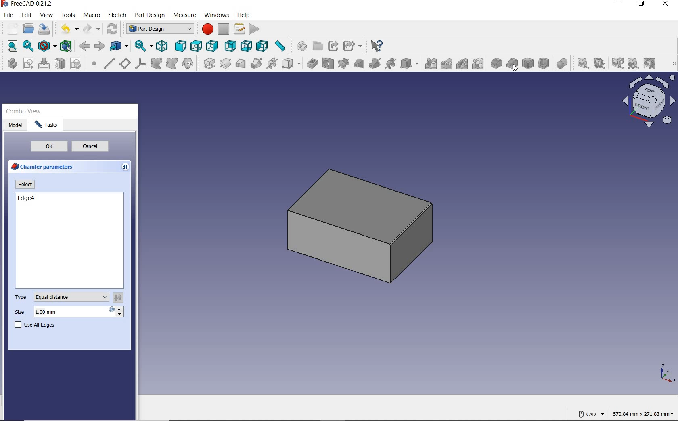  What do you see at coordinates (130, 112) in the screenshot?
I see `close` at bounding box center [130, 112].